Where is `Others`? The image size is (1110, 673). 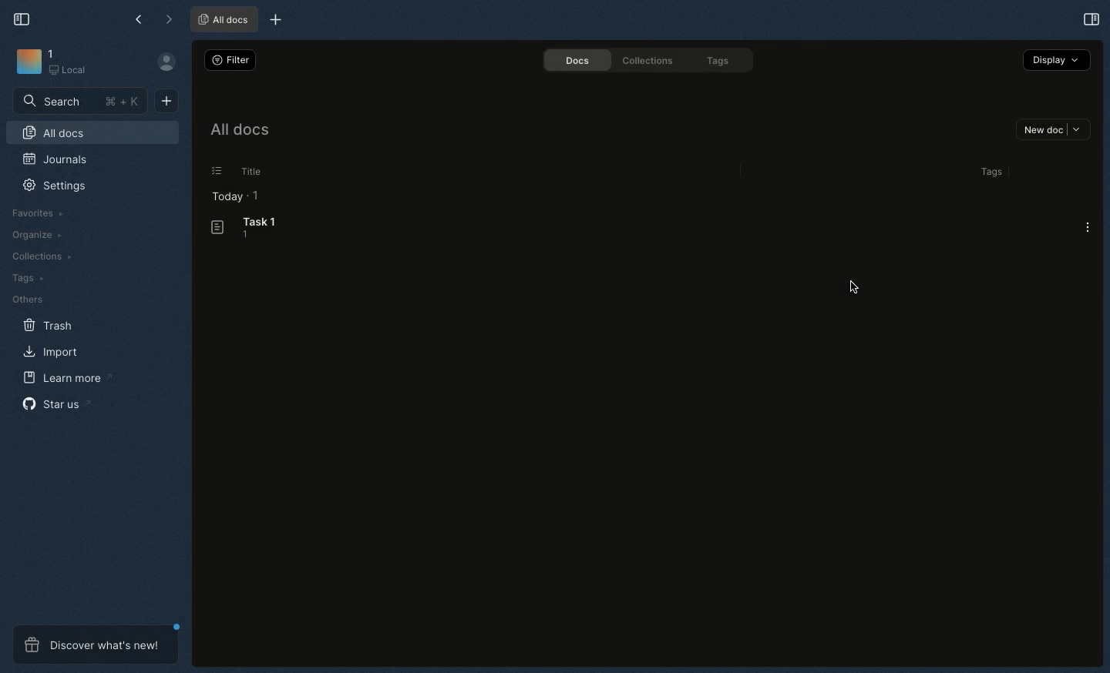
Others is located at coordinates (32, 300).